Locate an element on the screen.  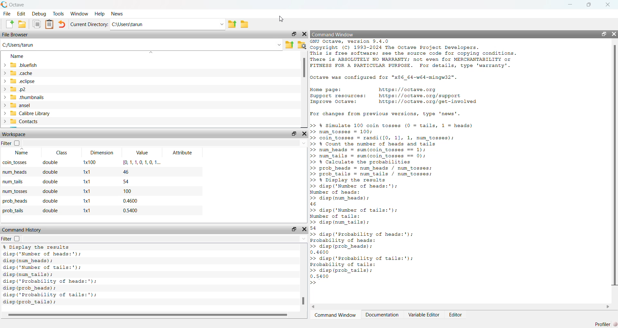
1x100 is located at coordinates (90, 162).